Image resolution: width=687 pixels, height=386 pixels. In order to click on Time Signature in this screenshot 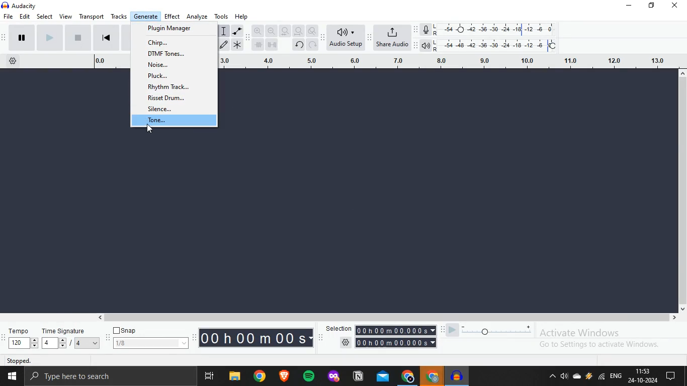, I will do `click(72, 338)`.